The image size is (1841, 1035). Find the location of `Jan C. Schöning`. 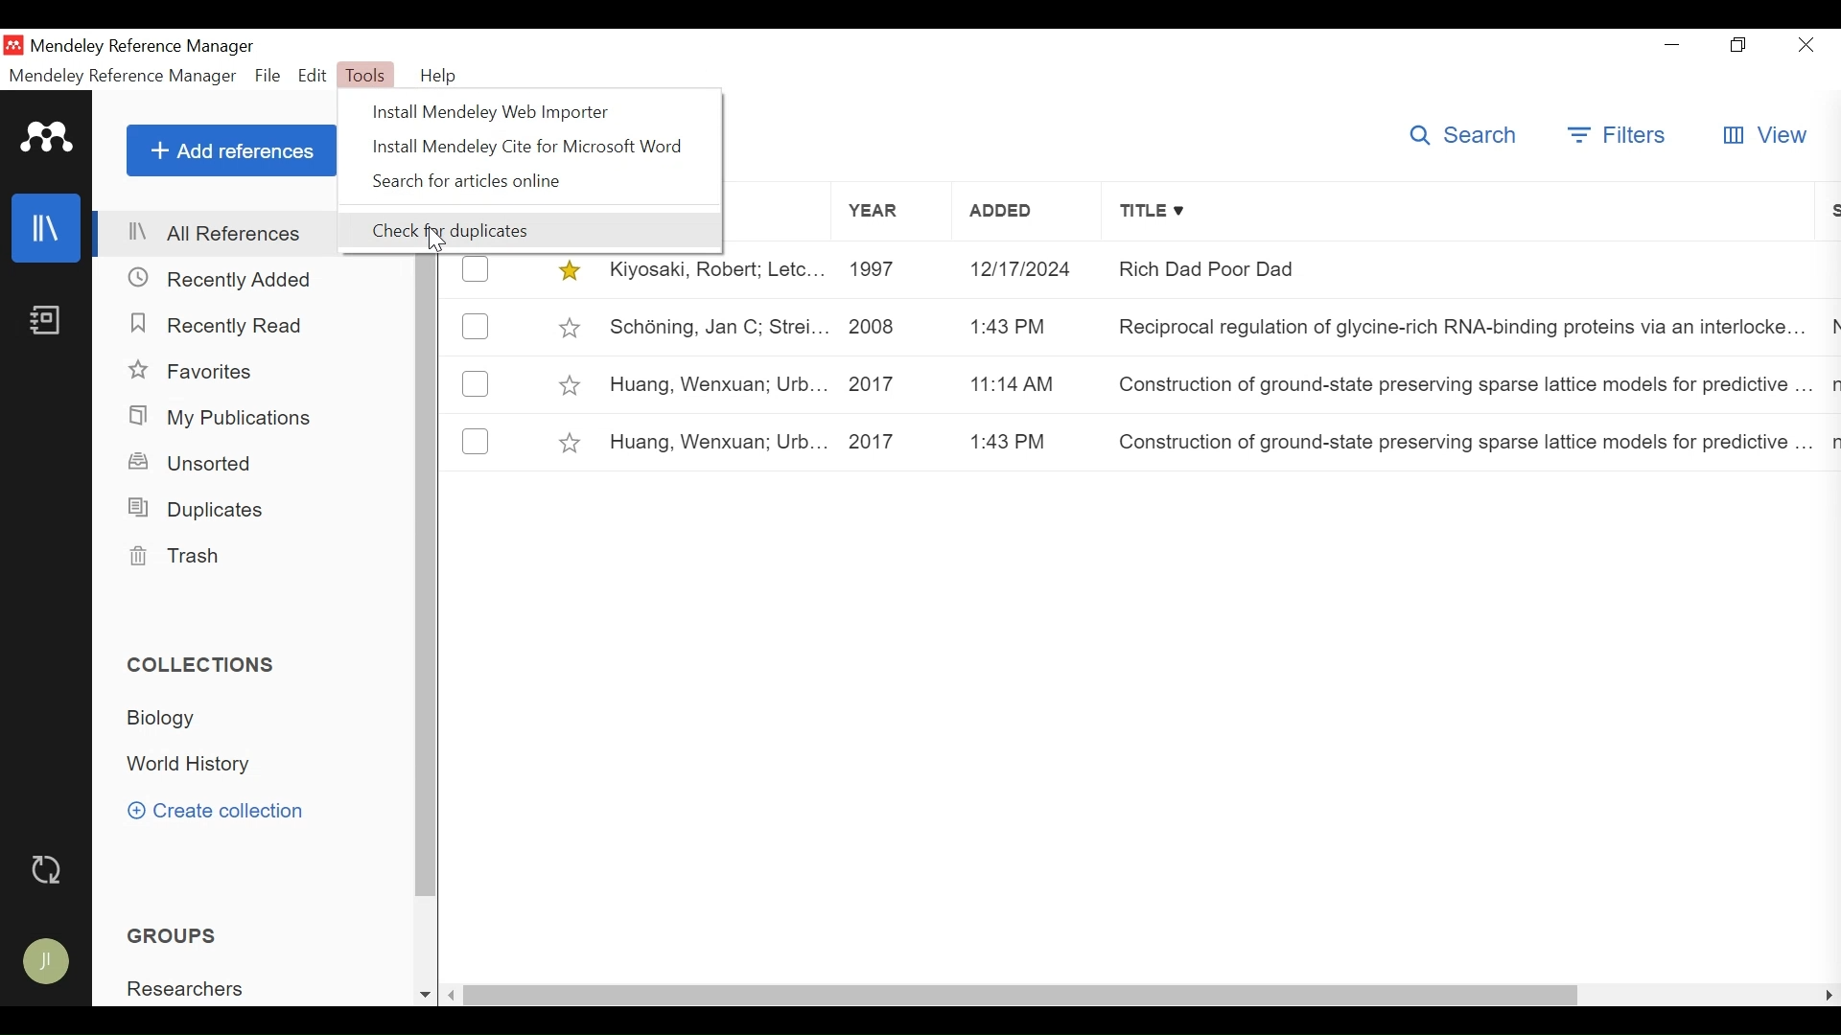

Jan C. Schöning is located at coordinates (717, 329).